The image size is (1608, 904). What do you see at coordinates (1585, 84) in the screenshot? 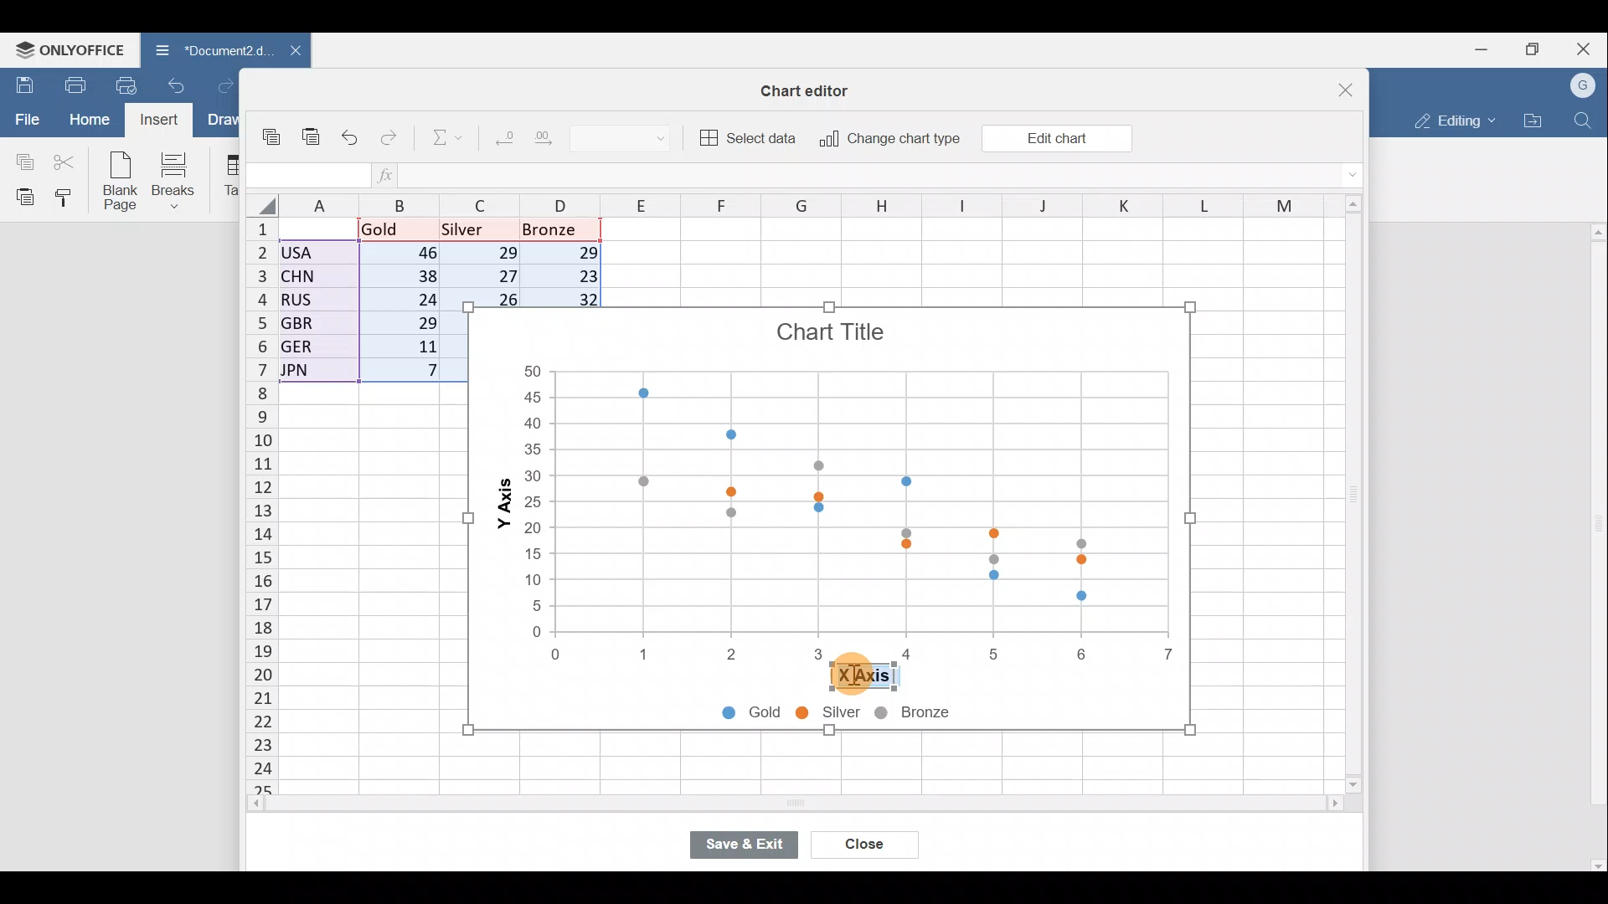
I see `Account name` at bounding box center [1585, 84].